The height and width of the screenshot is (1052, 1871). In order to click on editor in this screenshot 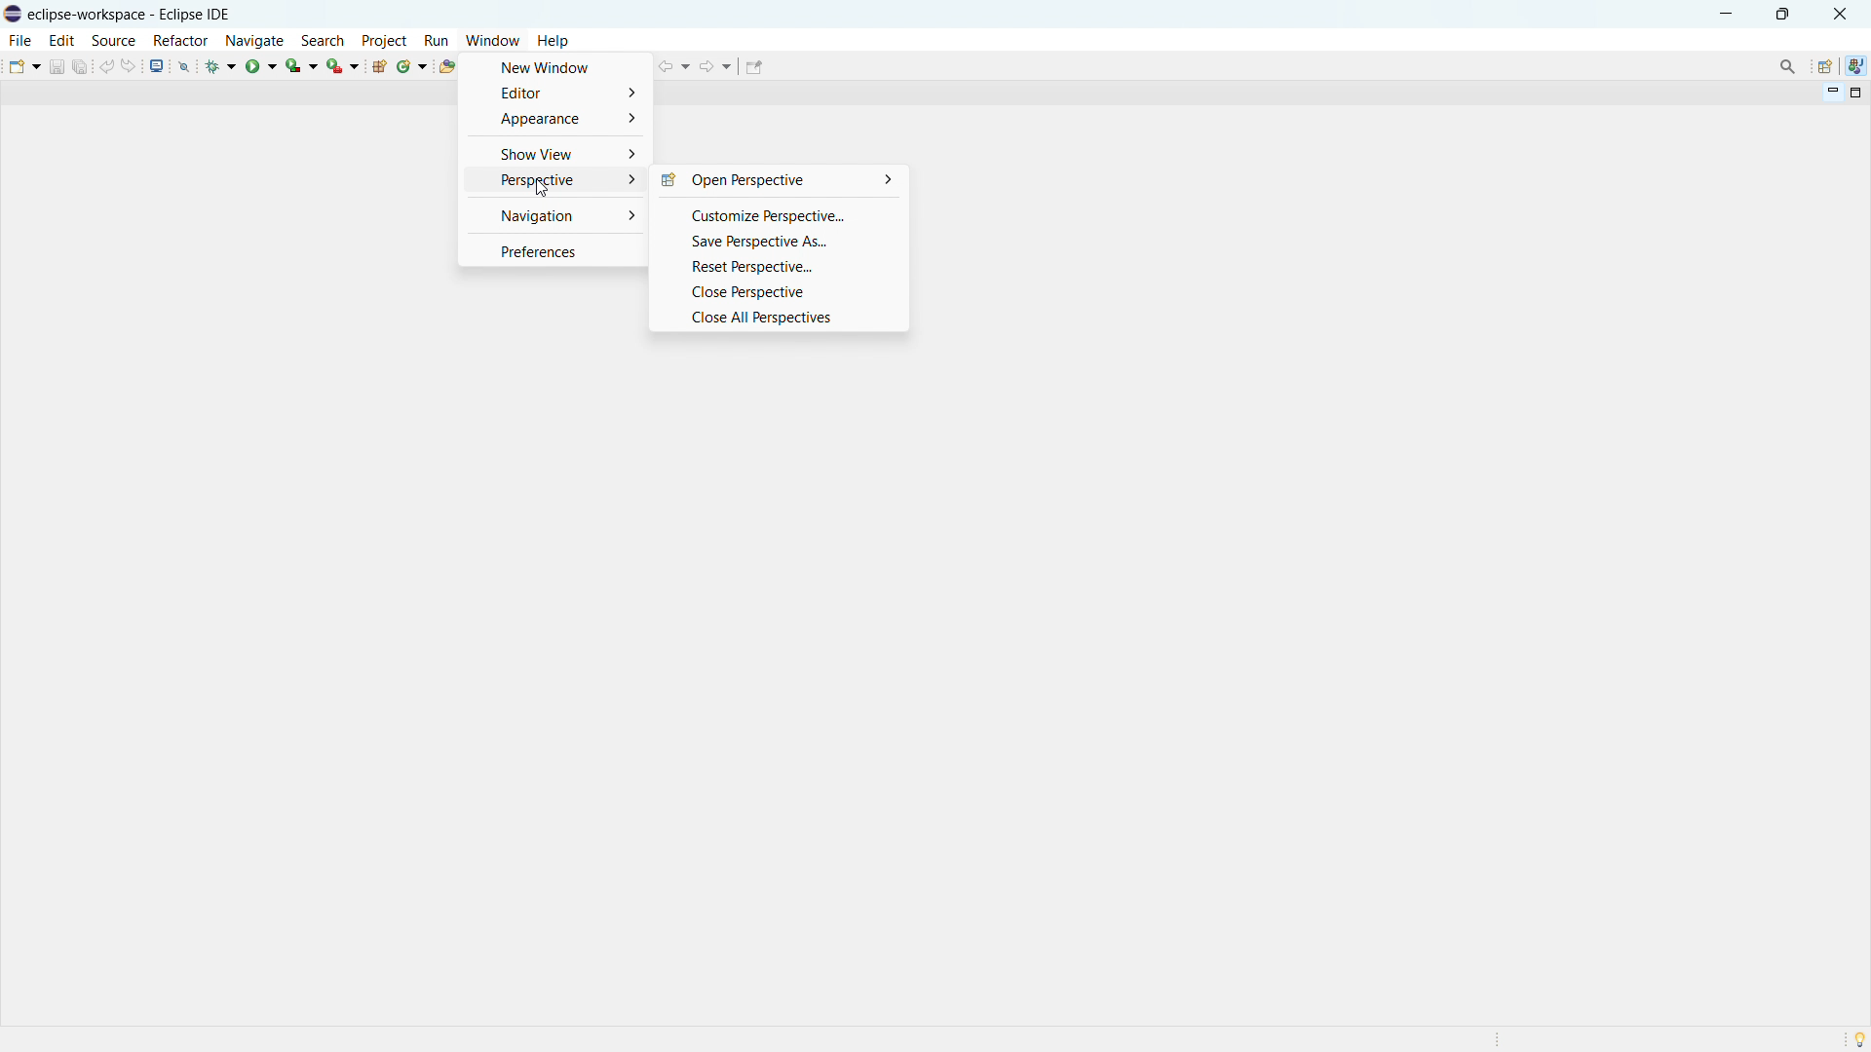, I will do `click(553, 94)`.